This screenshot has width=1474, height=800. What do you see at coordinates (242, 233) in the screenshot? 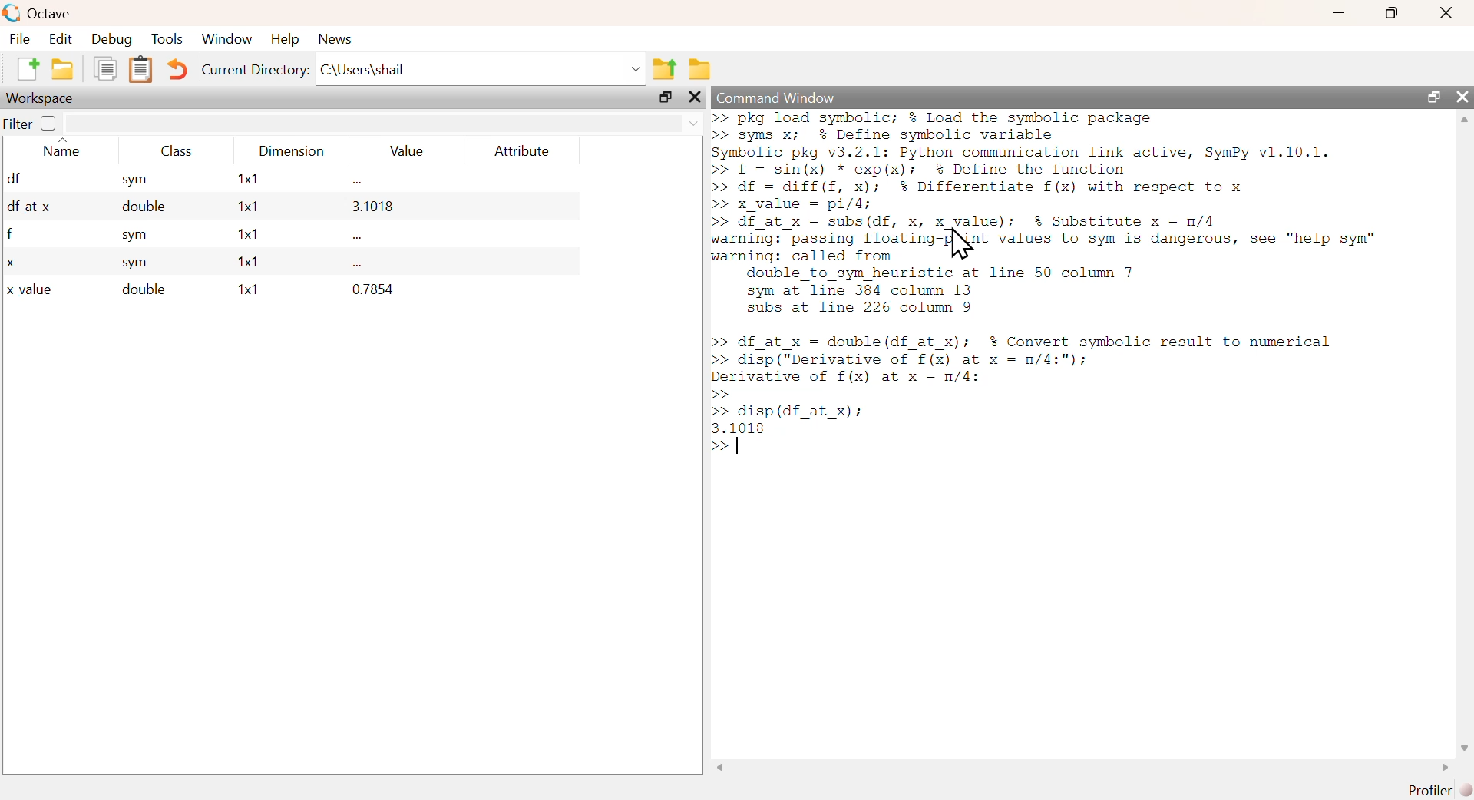
I see `1x1` at bounding box center [242, 233].